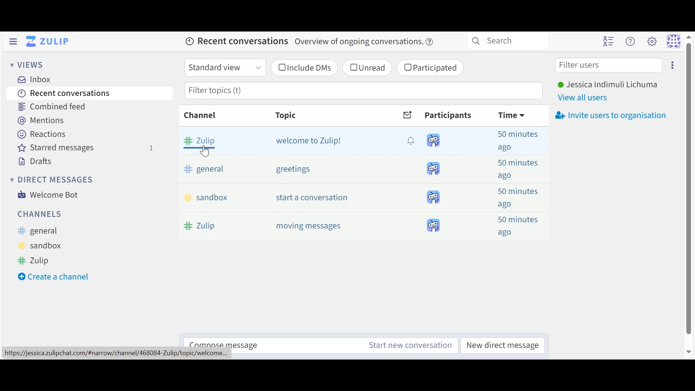  Describe the element at coordinates (38, 231) in the screenshot. I see `General` at that location.